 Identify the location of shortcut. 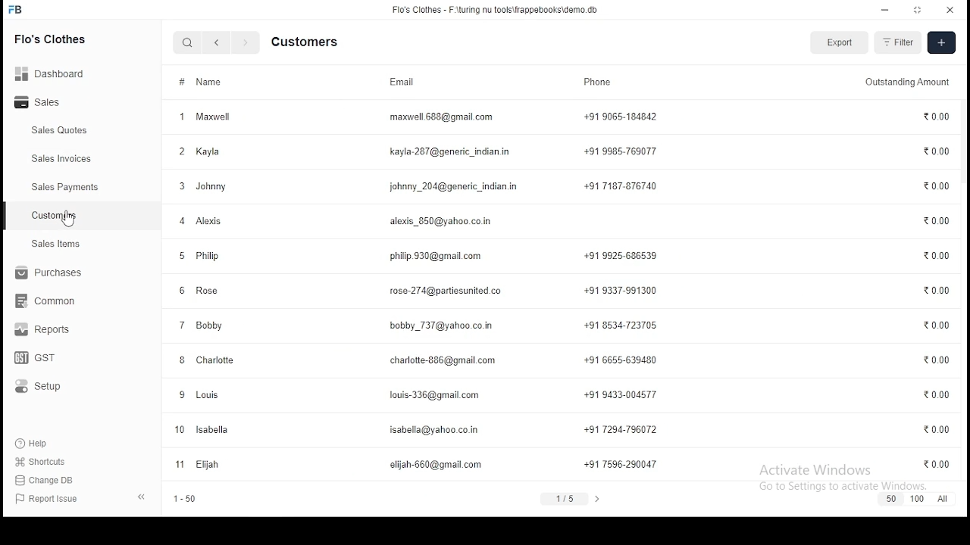
(45, 462).